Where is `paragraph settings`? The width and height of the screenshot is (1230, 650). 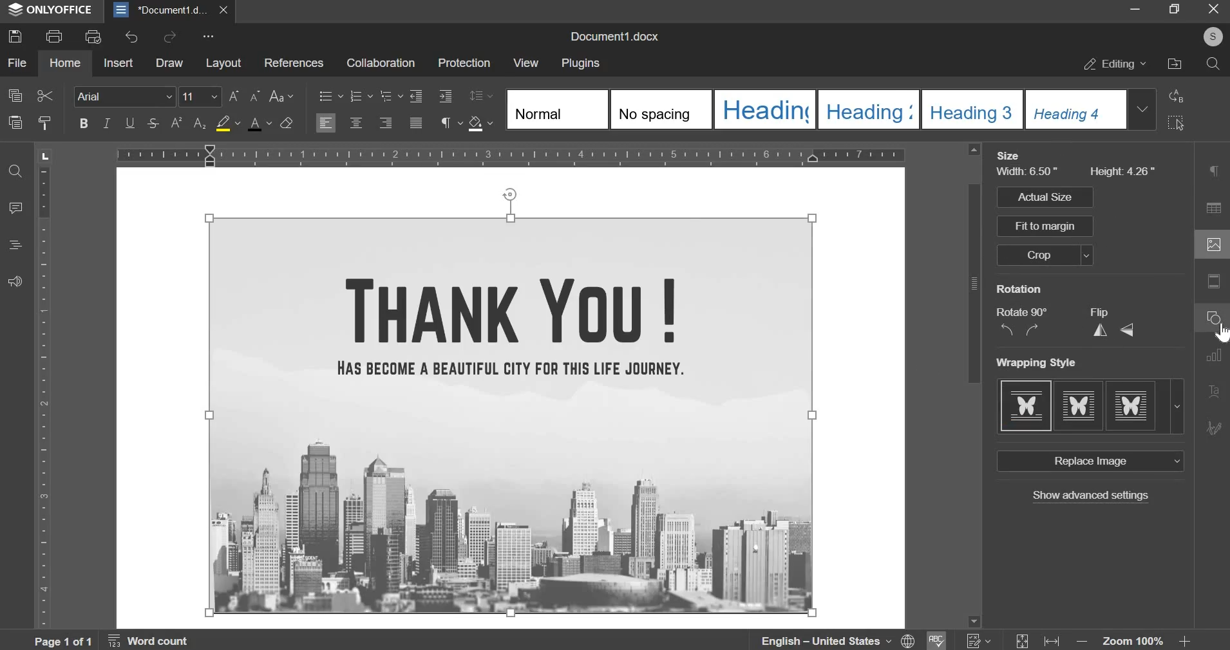
paragraph settings is located at coordinates (449, 123).